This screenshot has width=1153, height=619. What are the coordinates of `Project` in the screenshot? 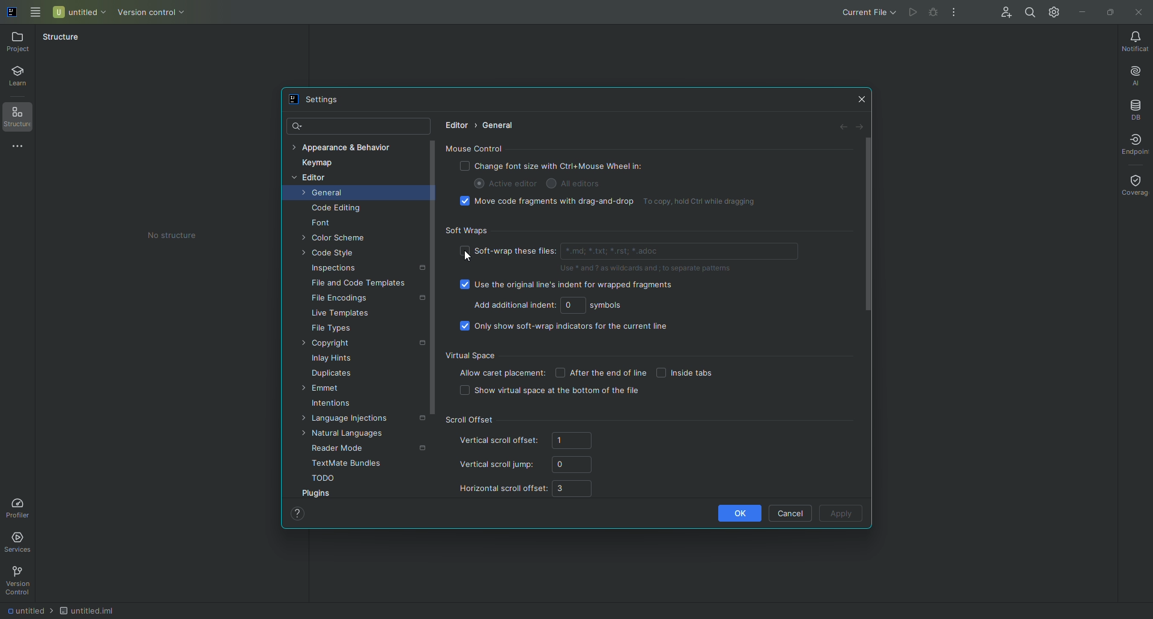 It's located at (21, 45).